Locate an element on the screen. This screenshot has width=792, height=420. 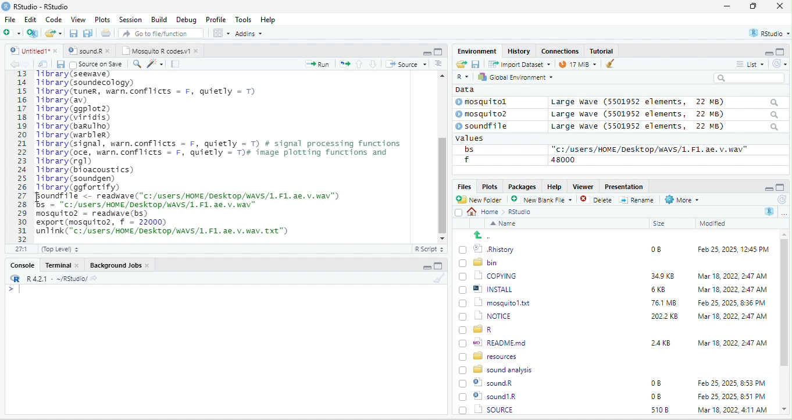
maximize is located at coordinates (780, 187).